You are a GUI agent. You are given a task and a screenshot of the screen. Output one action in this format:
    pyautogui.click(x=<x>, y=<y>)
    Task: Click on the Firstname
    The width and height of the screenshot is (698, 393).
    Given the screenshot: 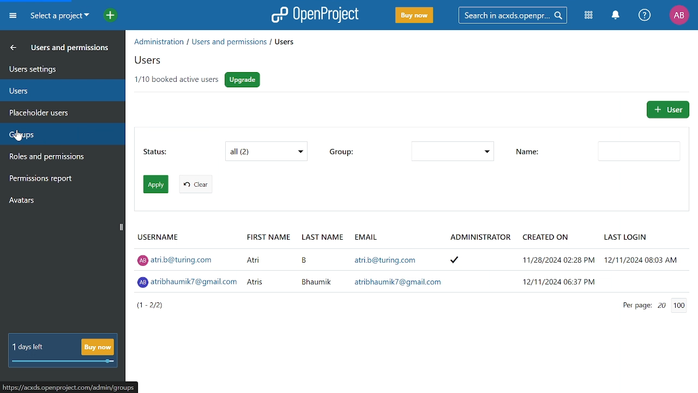 What is the action you would take?
    pyautogui.click(x=269, y=235)
    